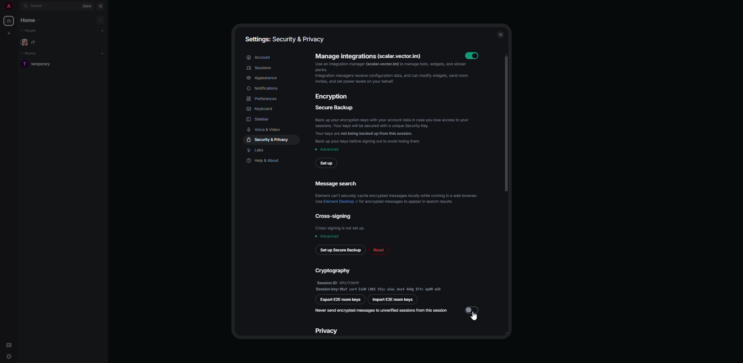 The width and height of the screenshot is (743, 363). Describe the element at coordinates (381, 310) in the screenshot. I see `never send encrypted messages` at that location.